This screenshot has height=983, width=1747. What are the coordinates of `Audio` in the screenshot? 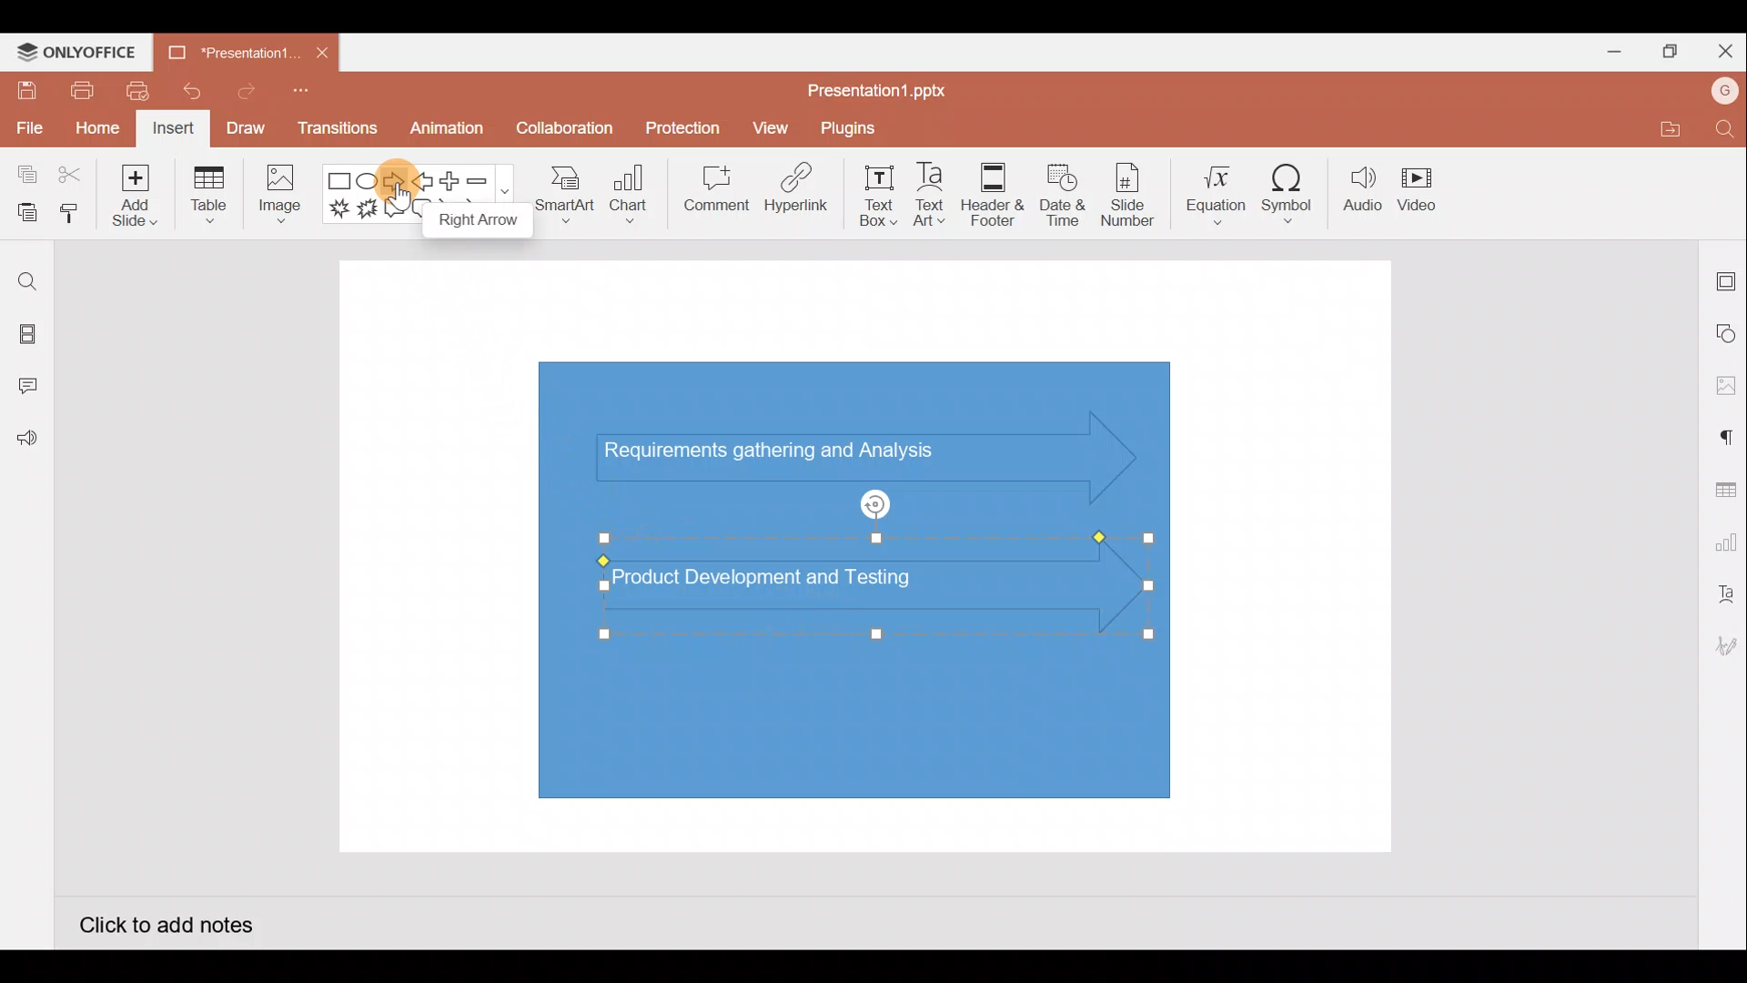 It's located at (1363, 189).